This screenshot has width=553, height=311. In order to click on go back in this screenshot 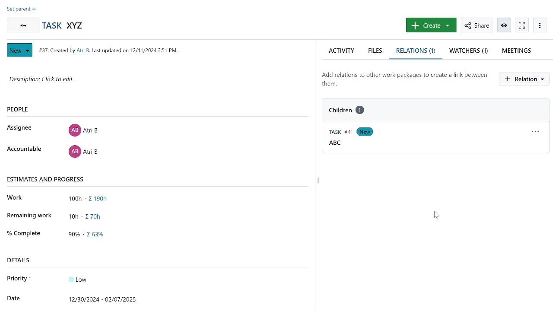, I will do `click(22, 25)`.